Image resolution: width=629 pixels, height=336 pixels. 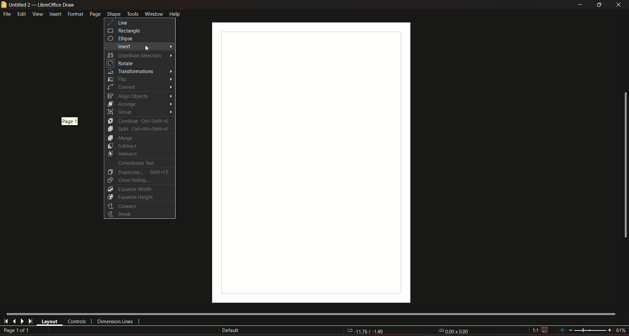 I want to click on Combine, so click(x=139, y=121).